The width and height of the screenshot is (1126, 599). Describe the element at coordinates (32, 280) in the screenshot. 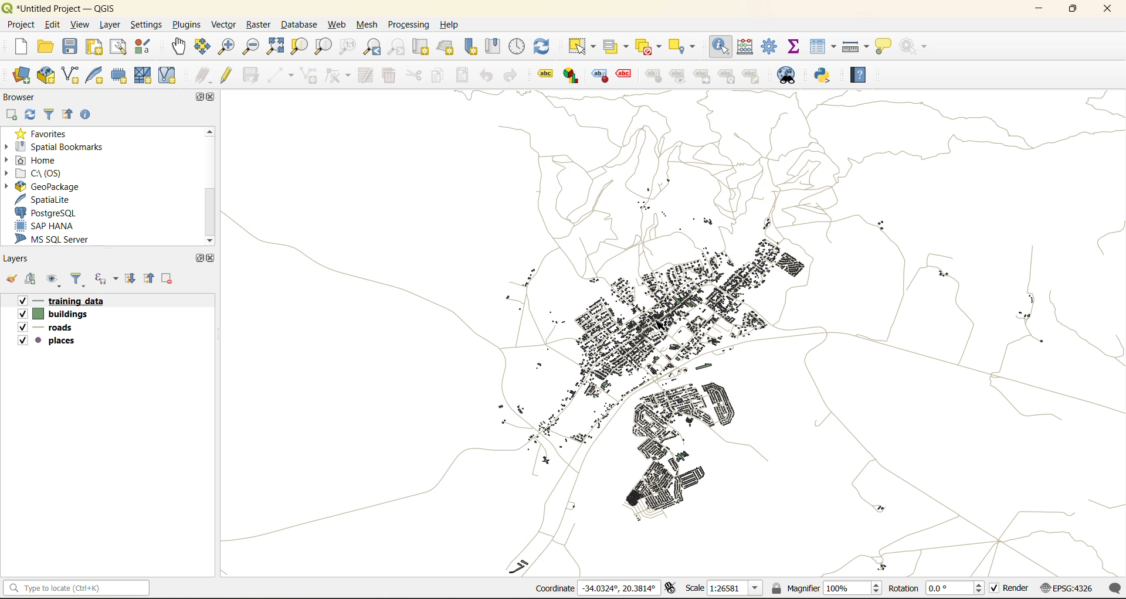

I see `add` at that location.